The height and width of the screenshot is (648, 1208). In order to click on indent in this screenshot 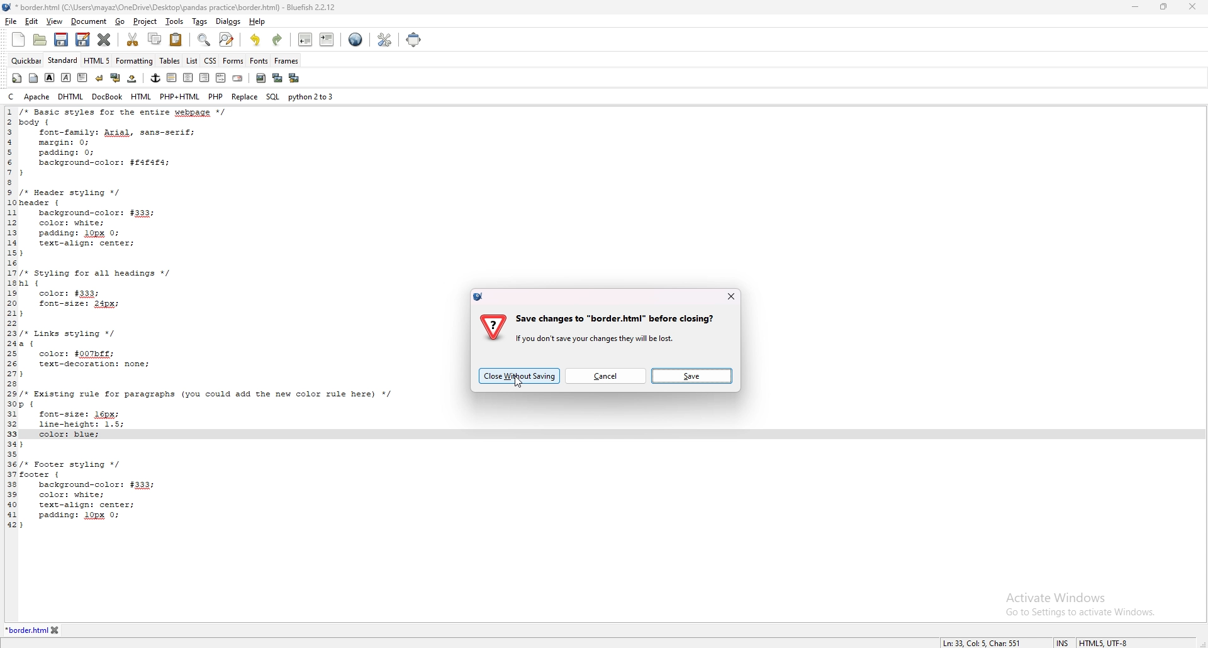, I will do `click(327, 39)`.